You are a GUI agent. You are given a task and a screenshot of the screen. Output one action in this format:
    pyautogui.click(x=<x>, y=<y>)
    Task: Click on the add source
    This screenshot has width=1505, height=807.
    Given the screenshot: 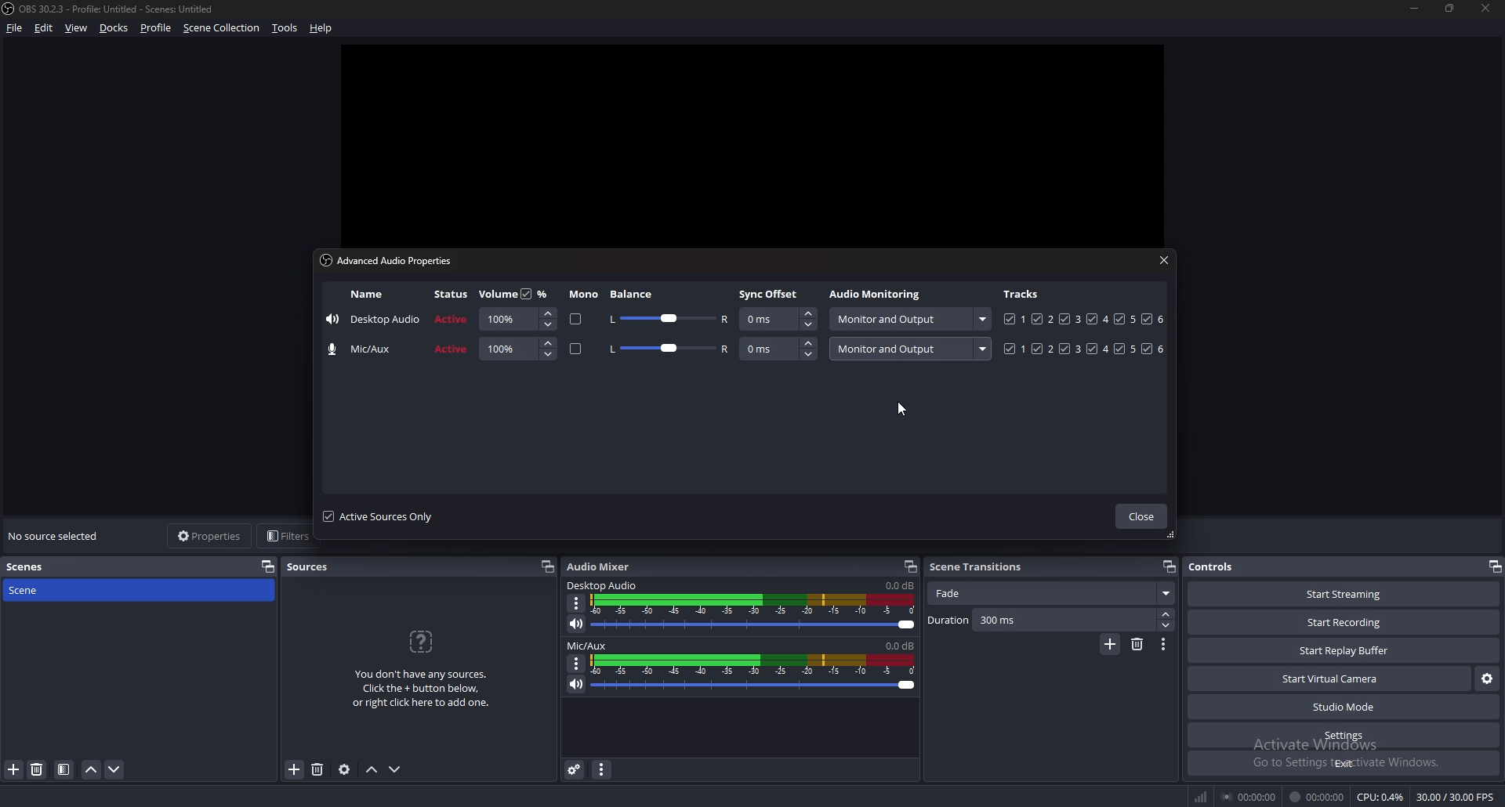 What is the action you would take?
    pyautogui.click(x=295, y=769)
    